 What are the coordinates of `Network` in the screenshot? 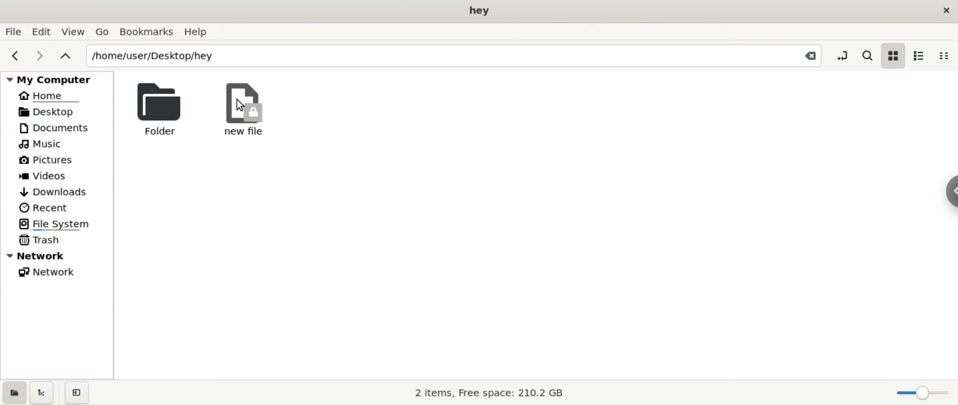 It's located at (50, 272).